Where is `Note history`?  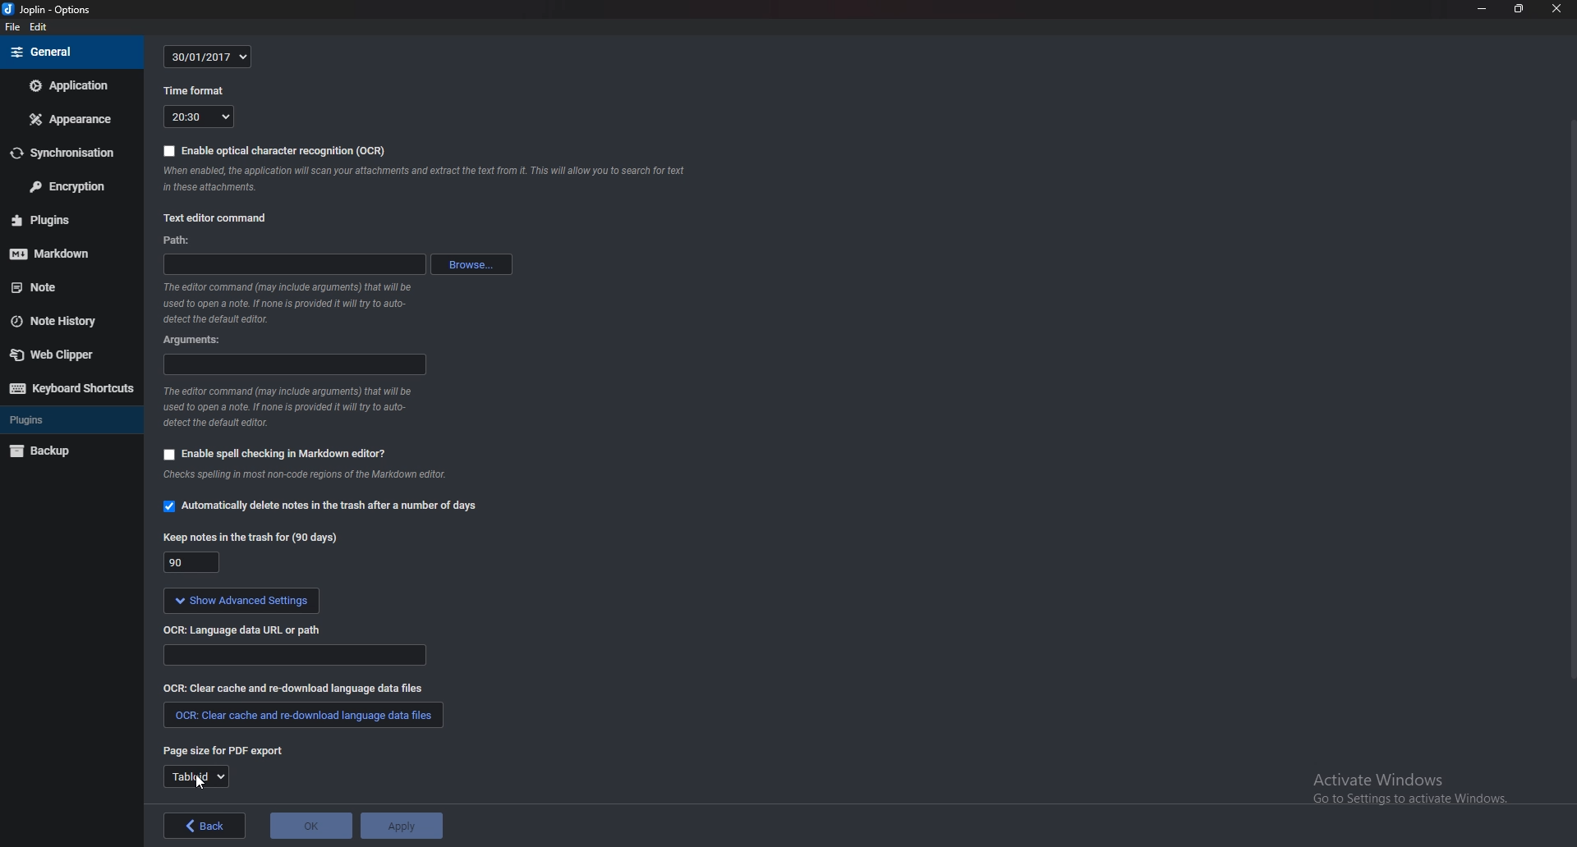 Note history is located at coordinates (65, 319).